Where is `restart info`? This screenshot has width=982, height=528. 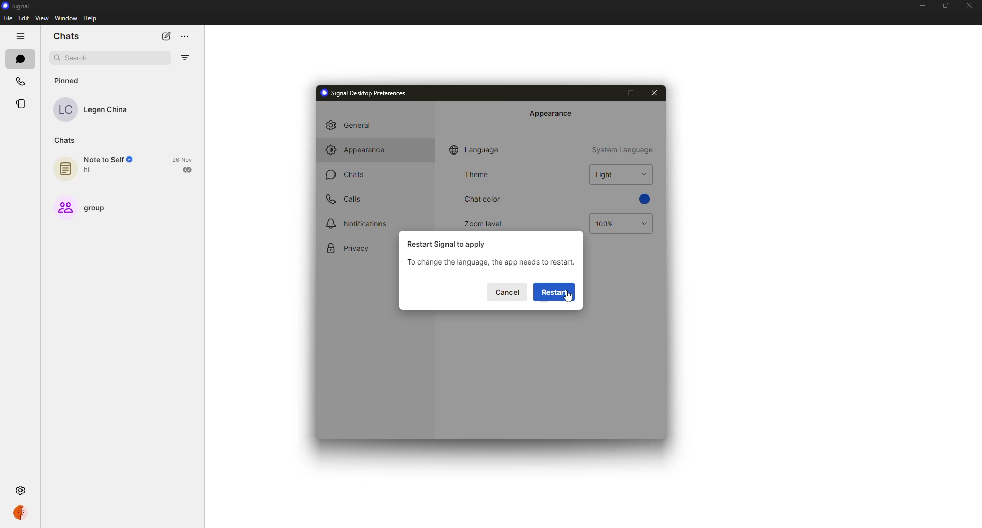 restart info is located at coordinates (490, 262).